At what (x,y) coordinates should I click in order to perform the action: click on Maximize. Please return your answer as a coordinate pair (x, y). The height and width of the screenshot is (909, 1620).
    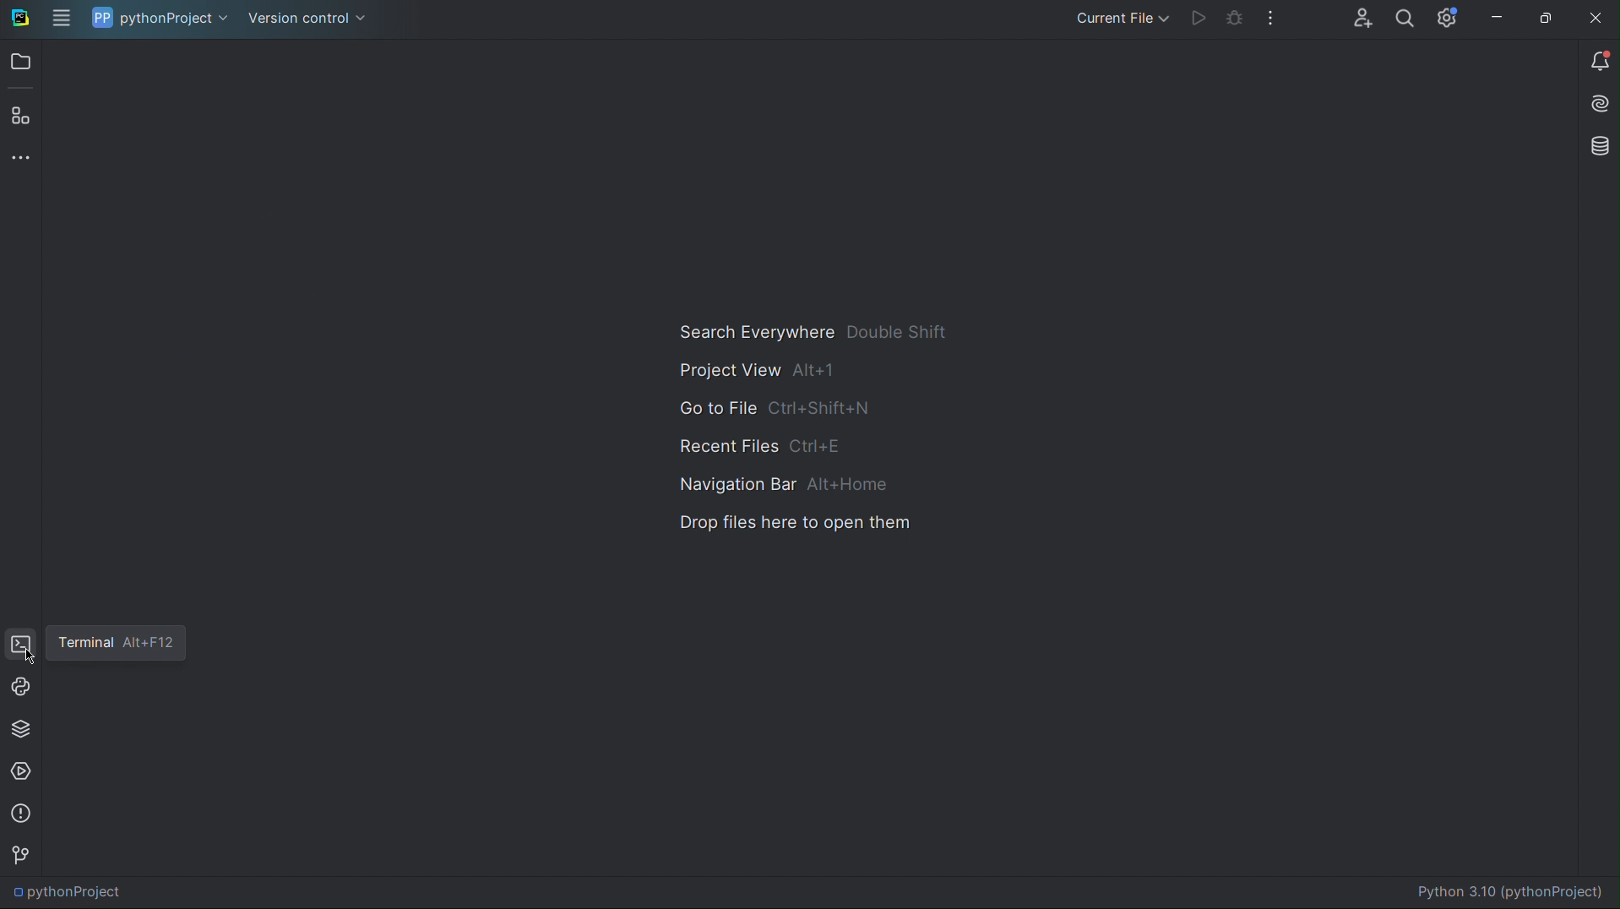
    Looking at the image, I should click on (1546, 19).